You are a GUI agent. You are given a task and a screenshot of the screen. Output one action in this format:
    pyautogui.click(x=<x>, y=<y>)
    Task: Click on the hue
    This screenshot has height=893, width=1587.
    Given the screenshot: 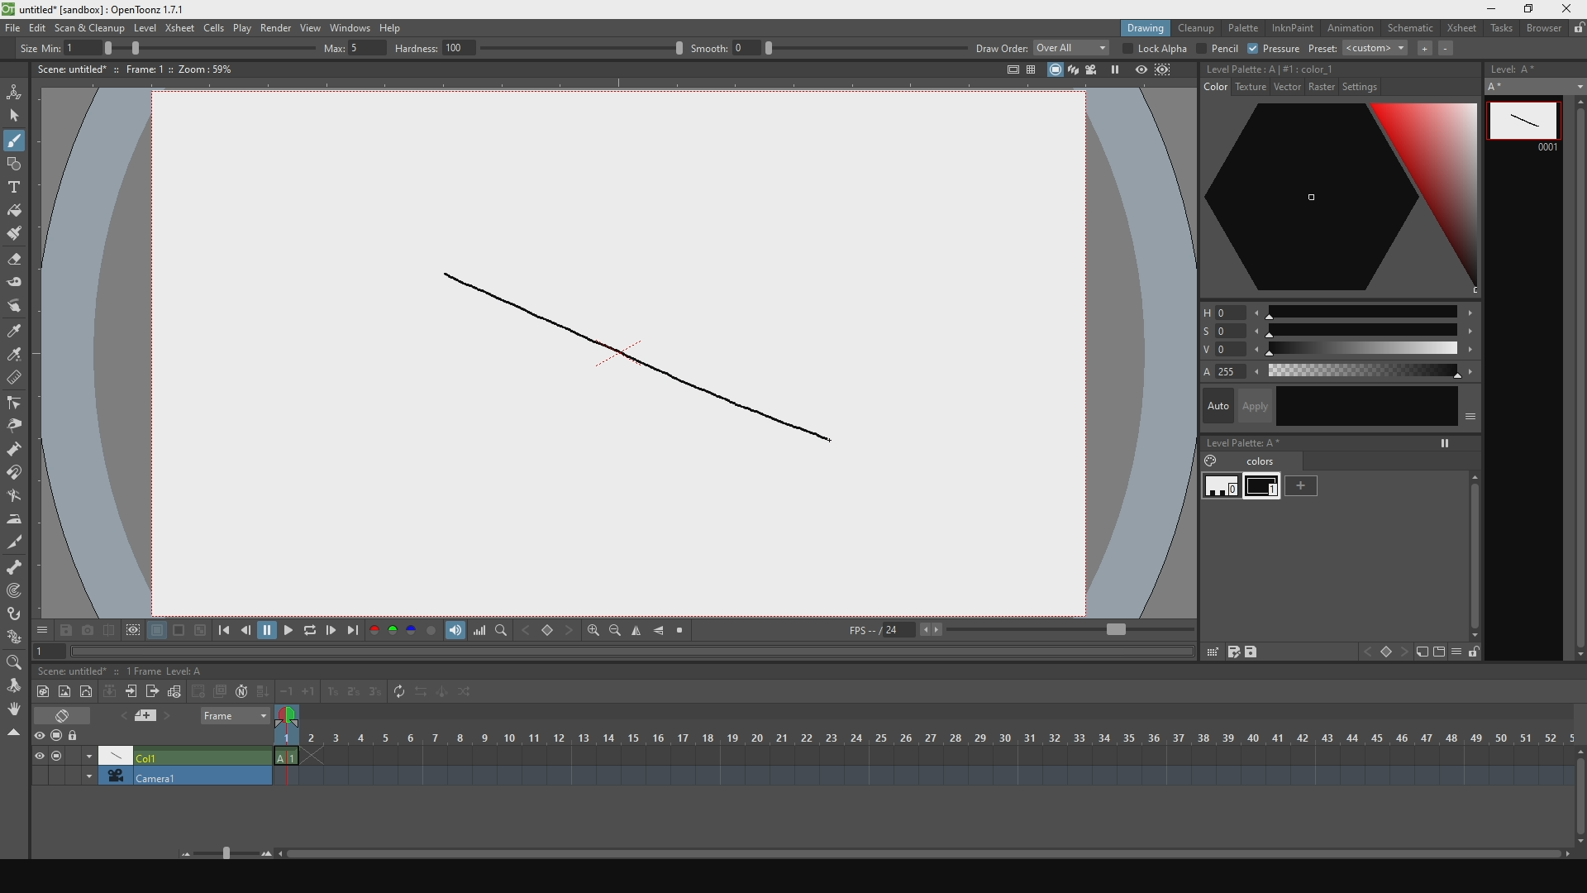 What is the action you would take?
    pyautogui.click(x=1333, y=314)
    